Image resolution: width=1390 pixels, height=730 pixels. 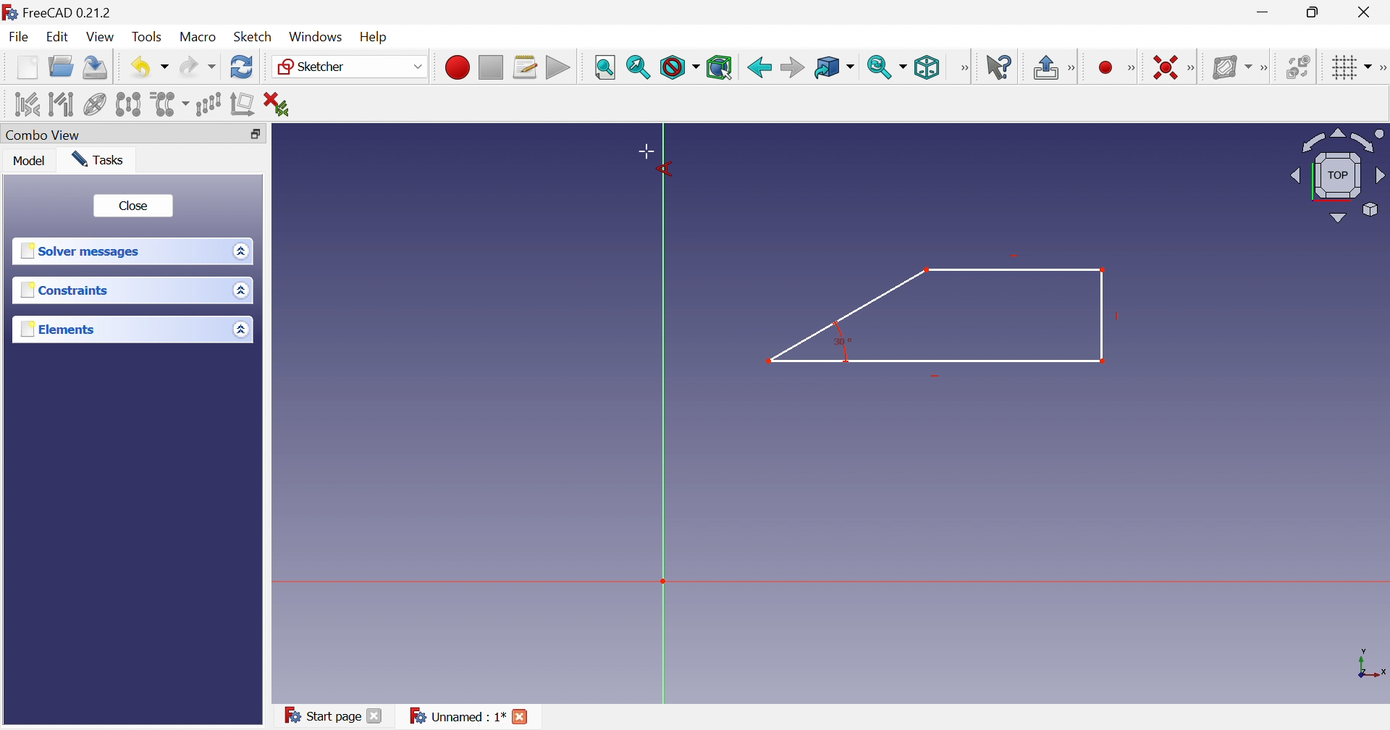 I want to click on Sketch, so click(x=254, y=37).